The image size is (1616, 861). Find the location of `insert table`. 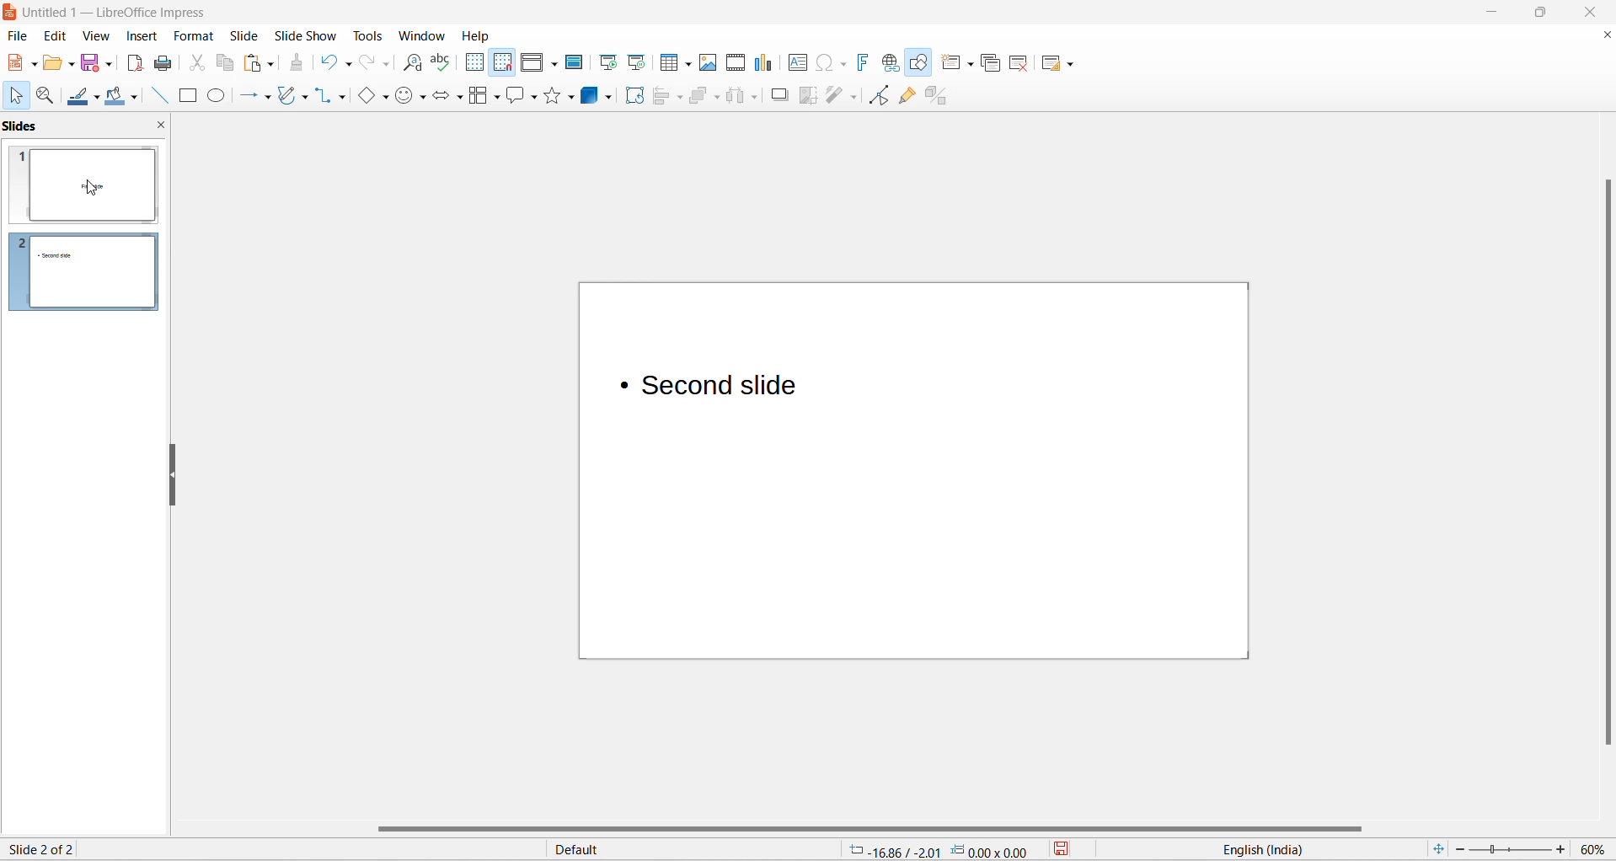

insert table is located at coordinates (668, 65).